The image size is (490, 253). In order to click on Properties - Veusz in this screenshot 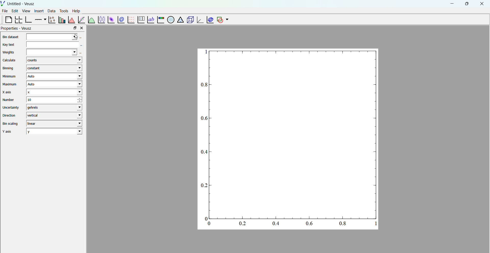, I will do `click(17, 28)`.